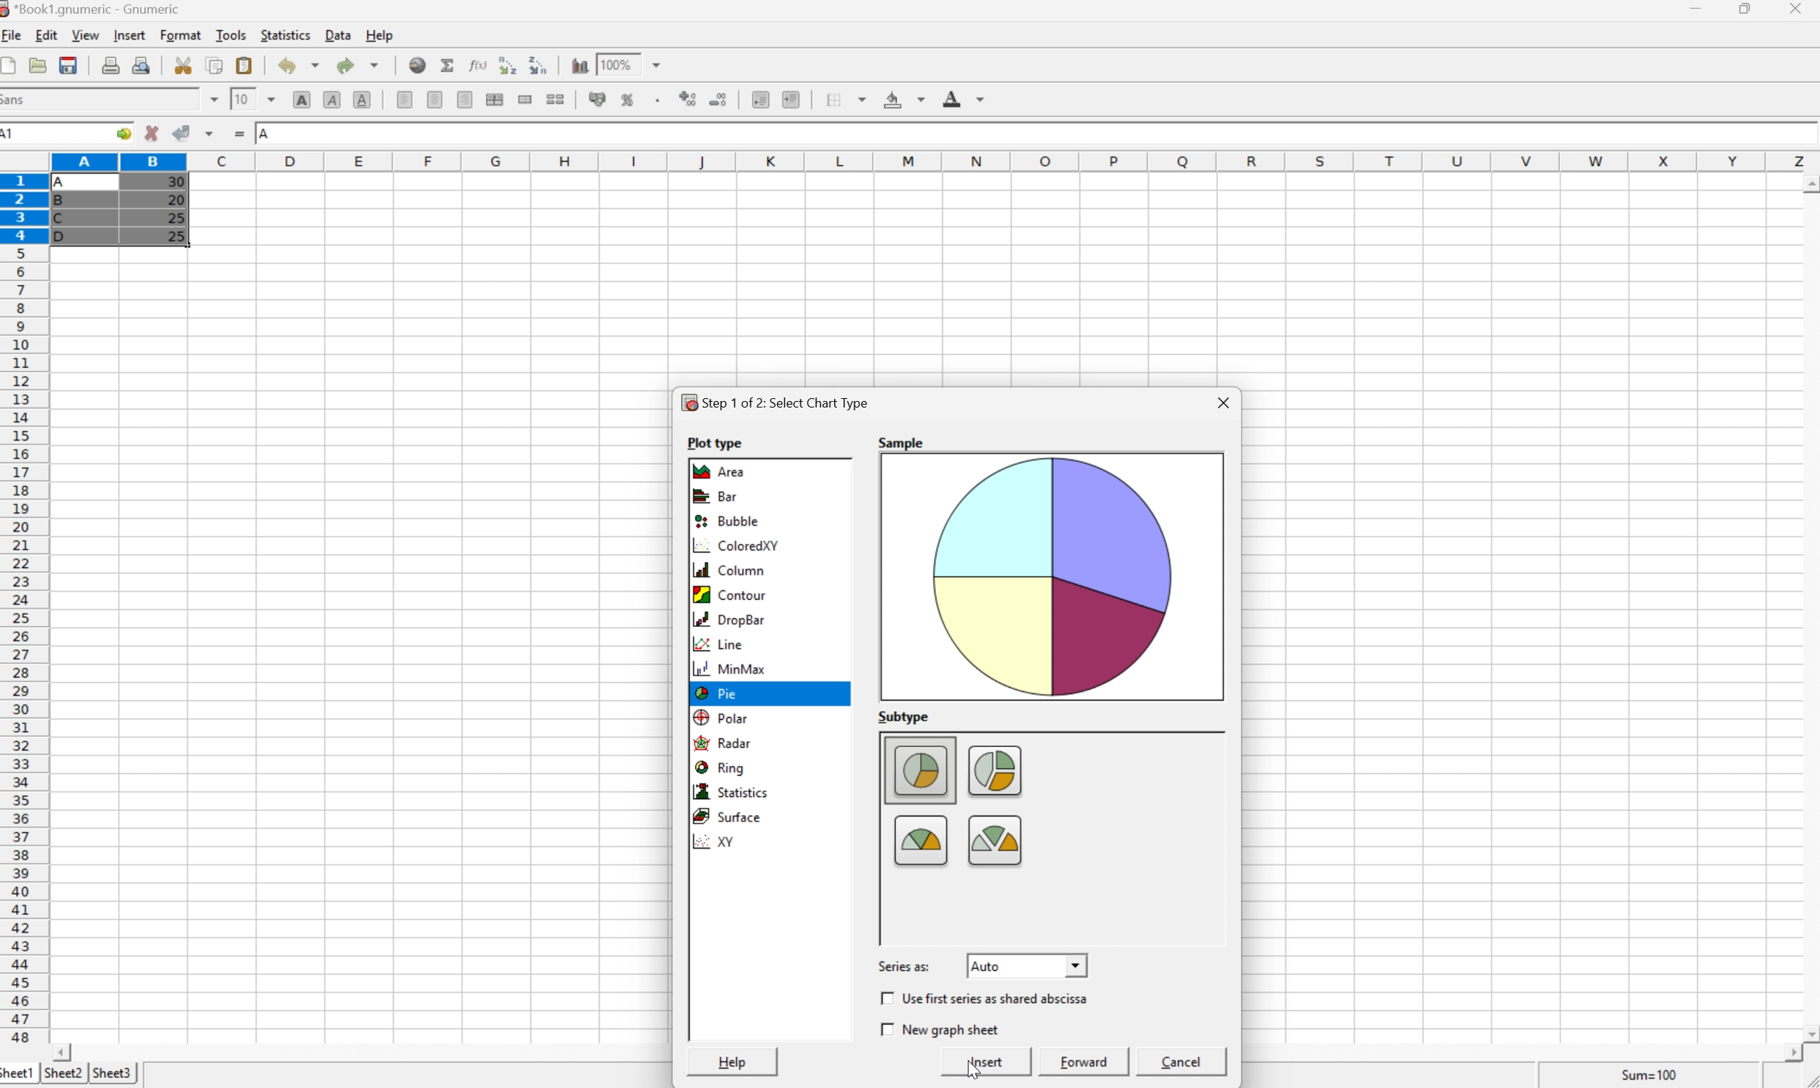 Image resolution: width=1820 pixels, height=1088 pixels. What do you see at coordinates (62, 218) in the screenshot?
I see `C` at bounding box center [62, 218].